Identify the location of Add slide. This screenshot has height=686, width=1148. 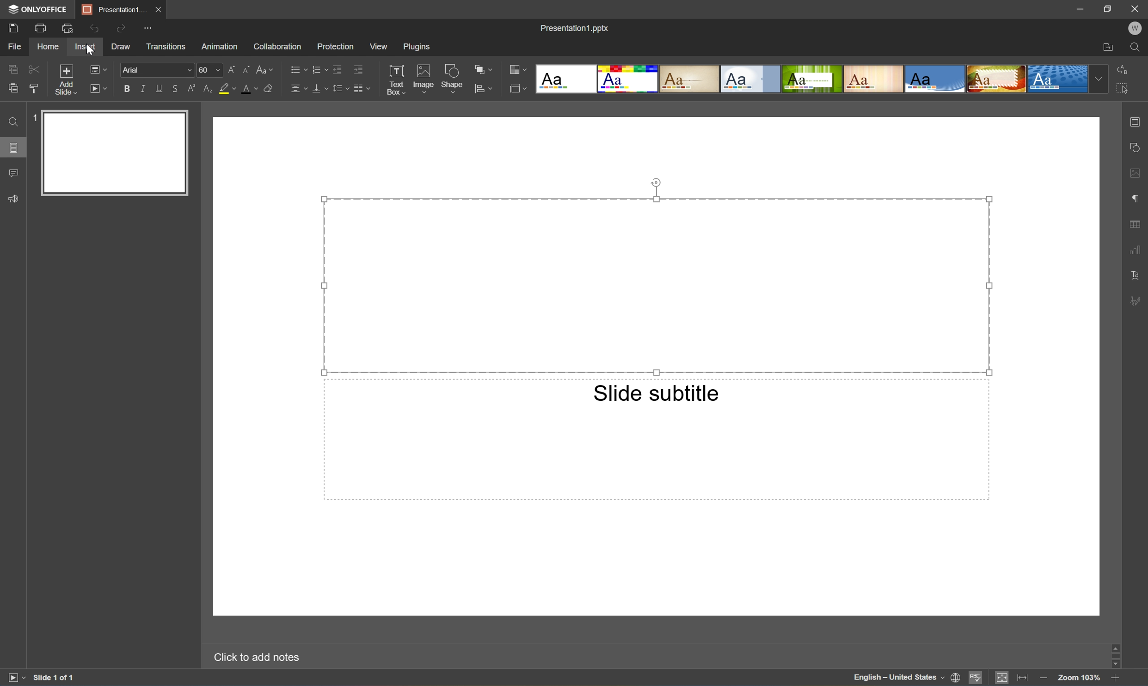
(65, 79).